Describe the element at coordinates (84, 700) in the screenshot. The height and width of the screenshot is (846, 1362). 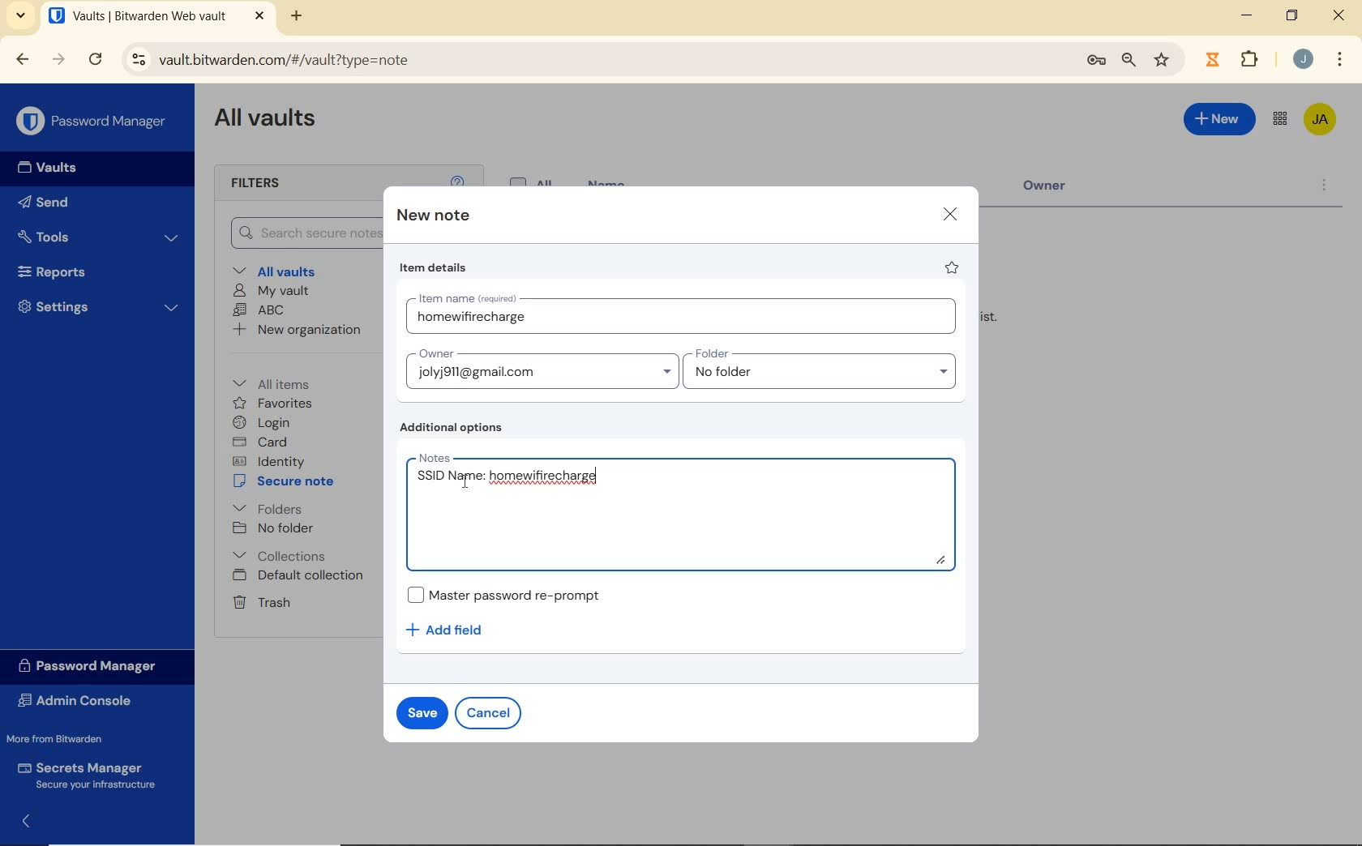
I see `Admin Console` at that location.